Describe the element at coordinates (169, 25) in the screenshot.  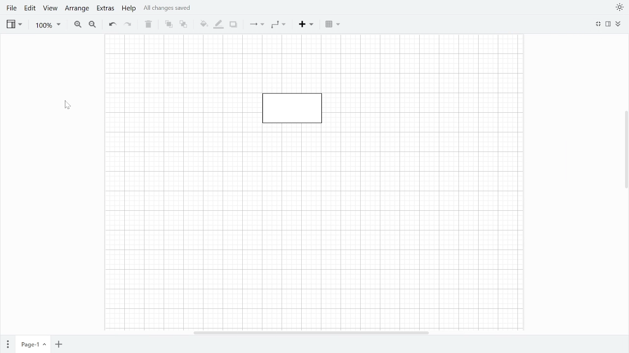
I see `To front` at that location.